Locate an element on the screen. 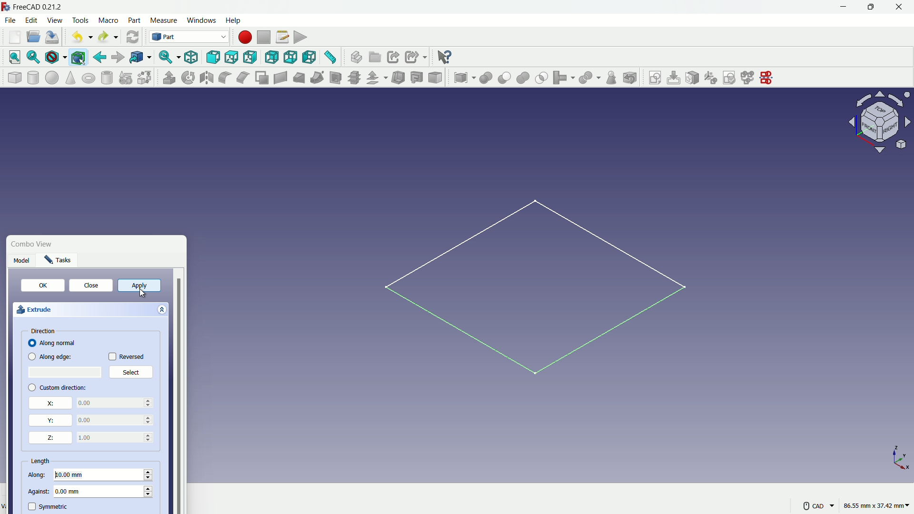  top view is located at coordinates (231, 57).